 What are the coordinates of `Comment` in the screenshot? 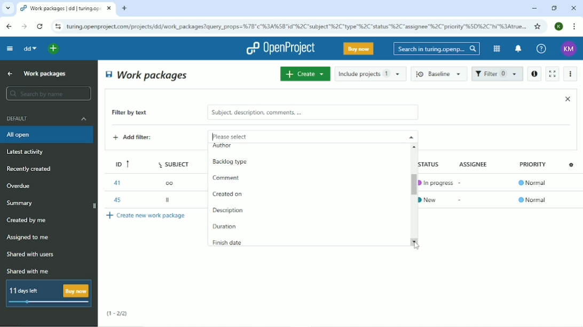 It's located at (226, 178).